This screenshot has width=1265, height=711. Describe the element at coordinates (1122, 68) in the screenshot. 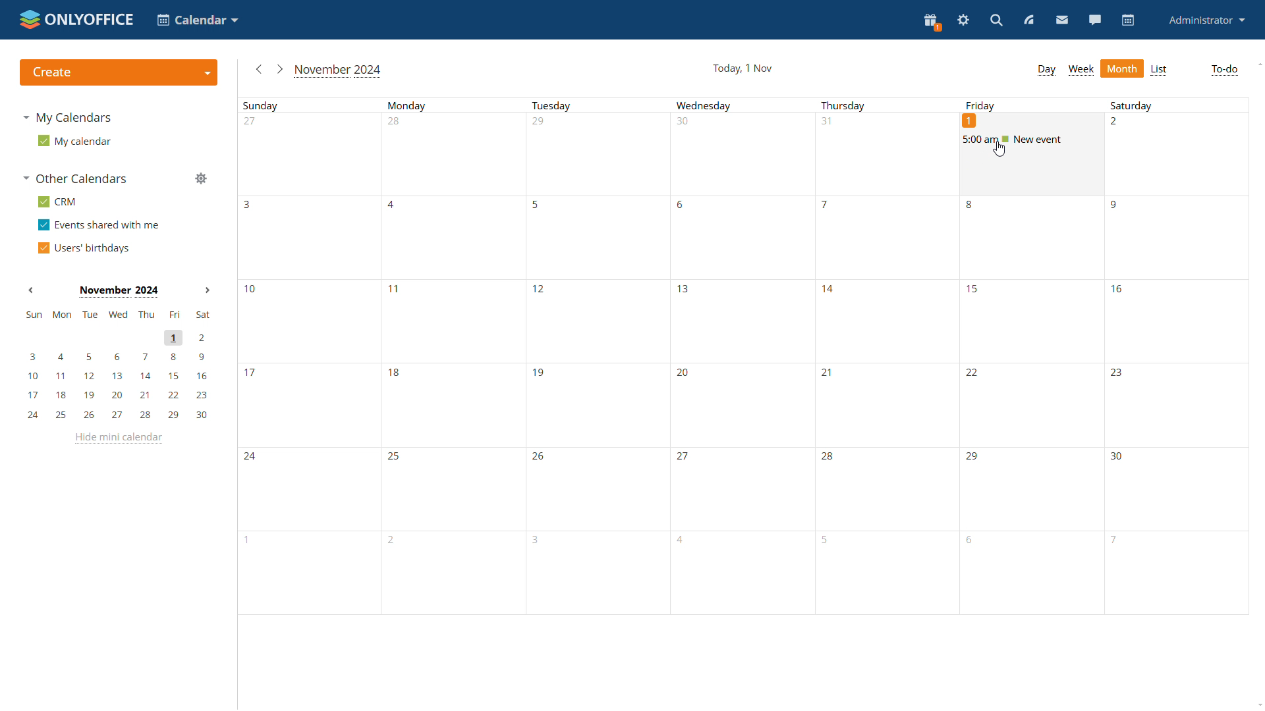

I see `month view` at that location.